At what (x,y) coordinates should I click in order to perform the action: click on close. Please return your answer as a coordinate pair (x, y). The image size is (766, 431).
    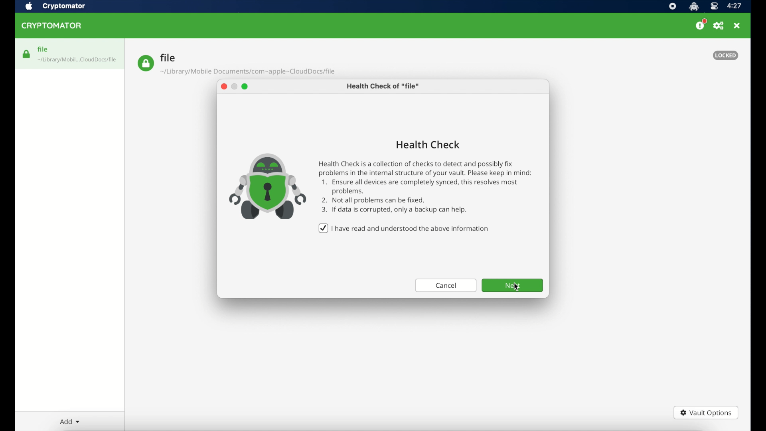
    Looking at the image, I should click on (223, 87).